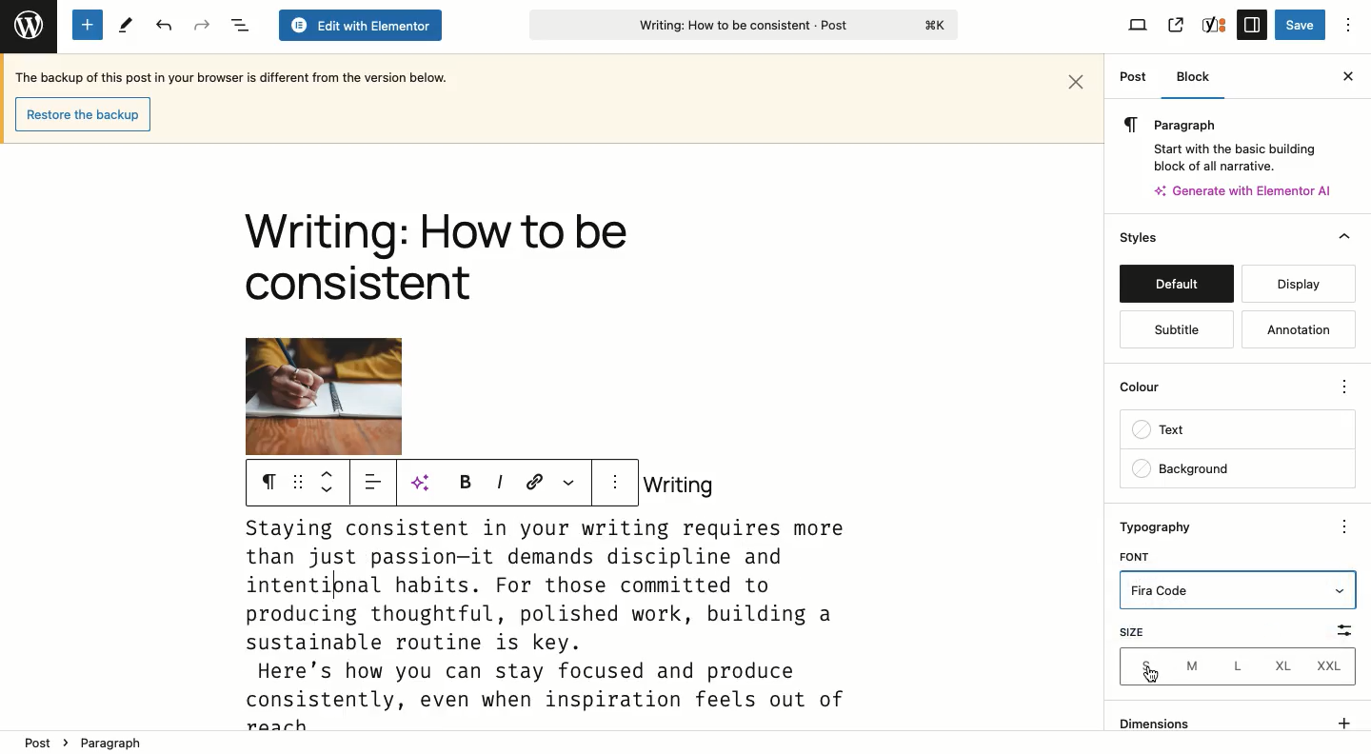  Describe the element at coordinates (1348, 526) in the screenshot. I see `More` at that location.